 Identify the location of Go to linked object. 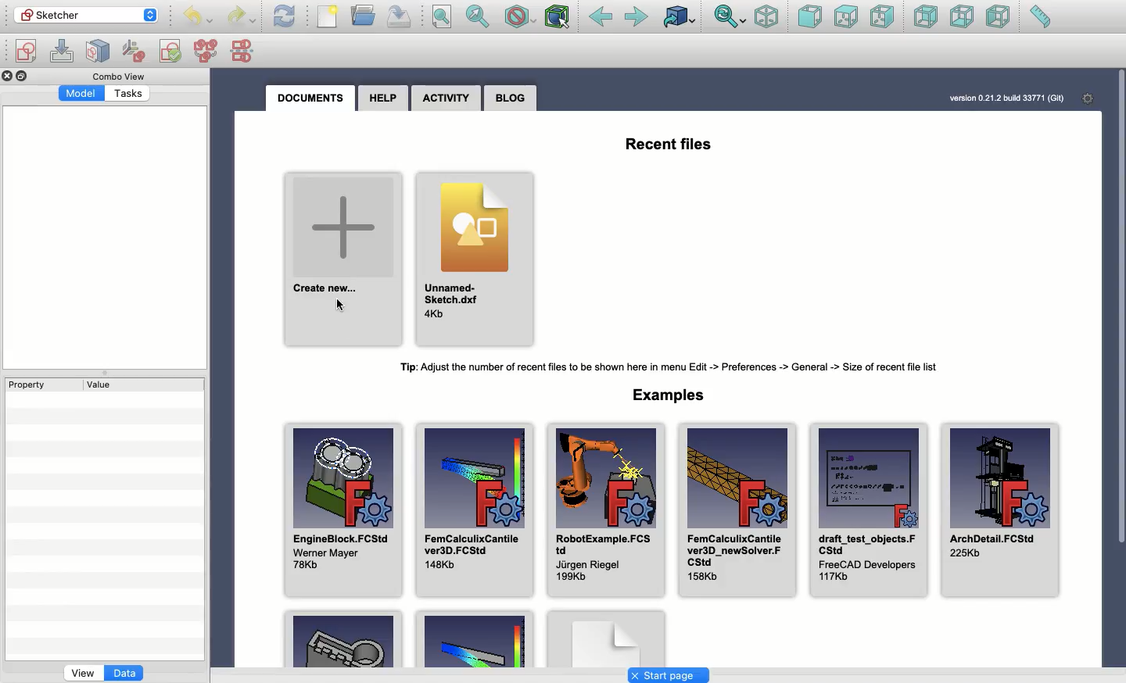
(682, 18).